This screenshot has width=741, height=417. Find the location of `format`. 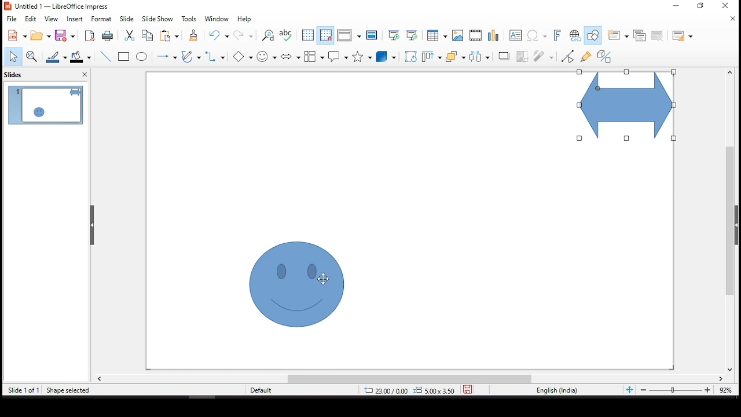

format is located at coordinates (102, 19).